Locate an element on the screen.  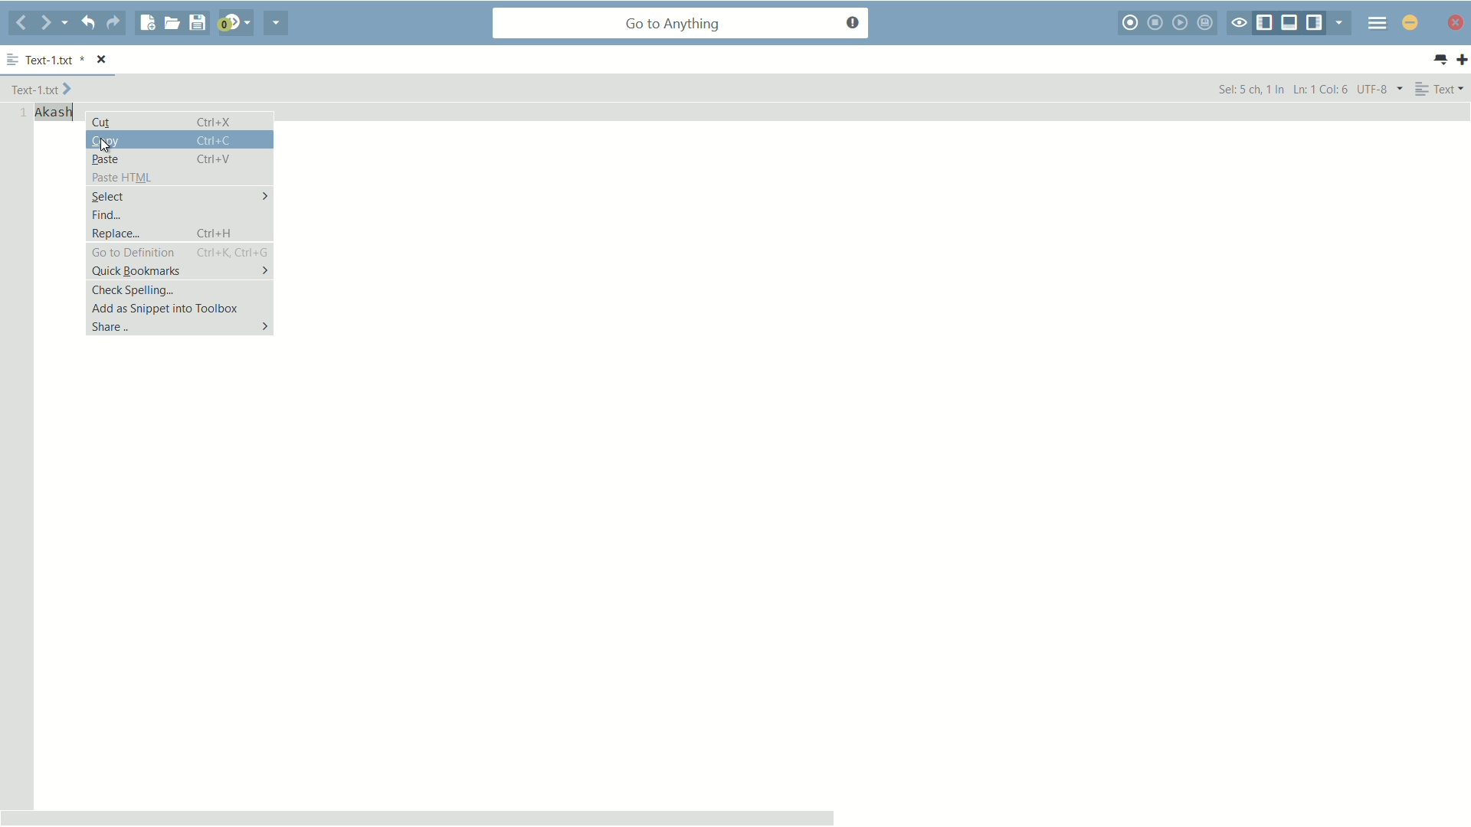
menu is located at coordinates (1378, 22).